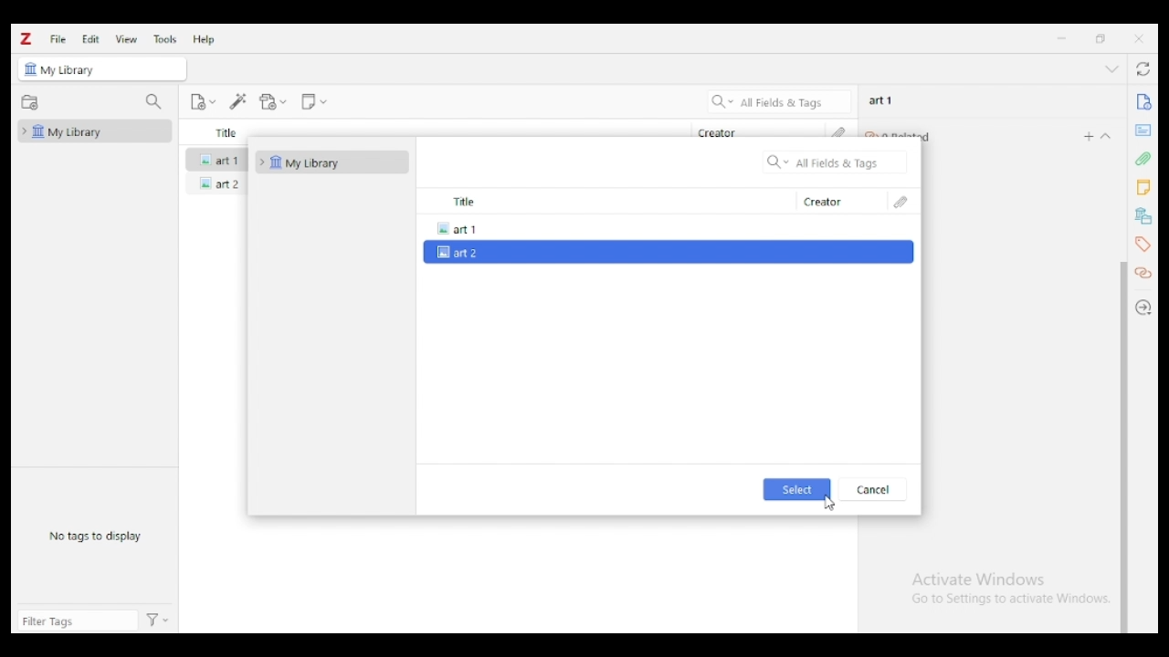 This screenshot has height=657, width=1169. Describe the element at coordinates (1101, 39) in the screenshot. I see `maximize` at that location.